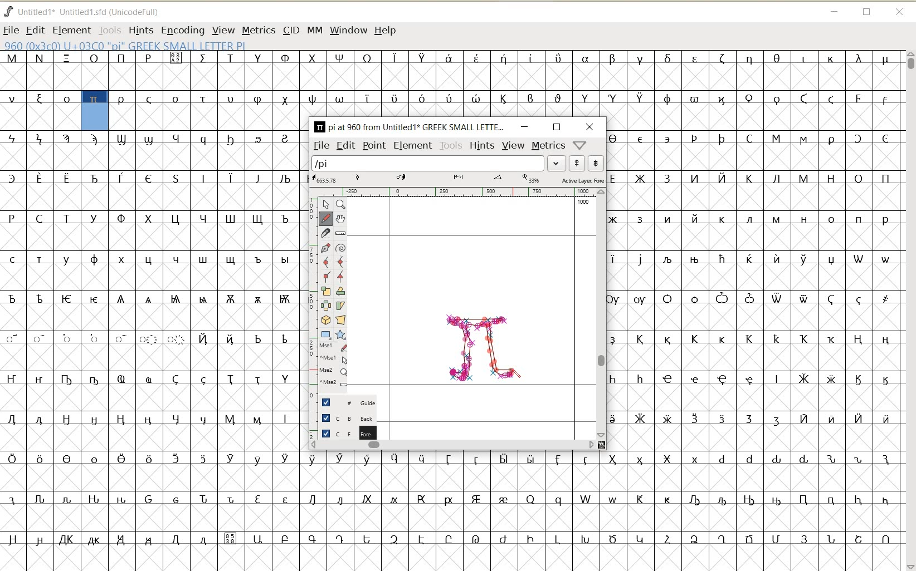 The width and height of the screenshot is (916, 571). What do you see at coordinates (410, 126) in the screenshot?
I see `glyph name` at bounding box center [410, 126].